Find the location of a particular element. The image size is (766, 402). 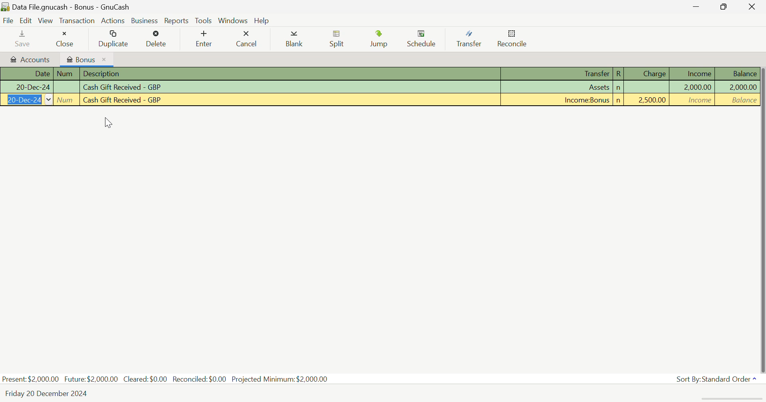

Date is located at coordinates (26, 88).